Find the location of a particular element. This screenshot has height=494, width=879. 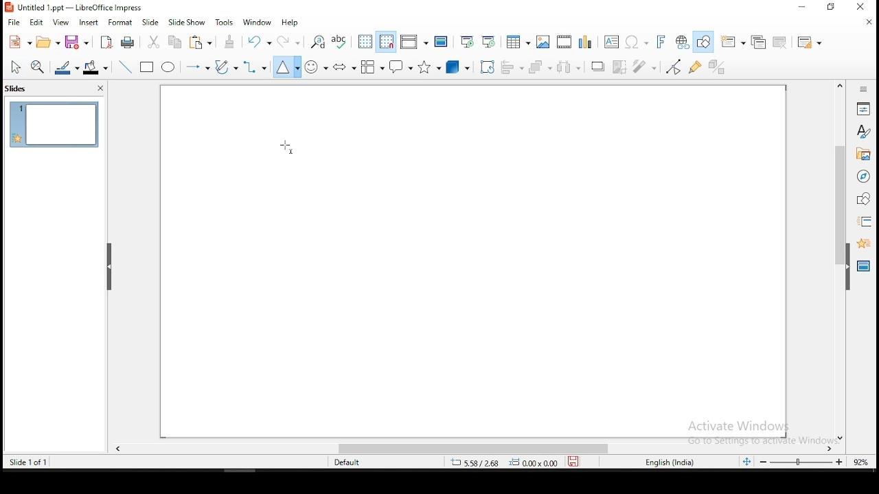

zoom and pan is located at coordinates (40, 67).